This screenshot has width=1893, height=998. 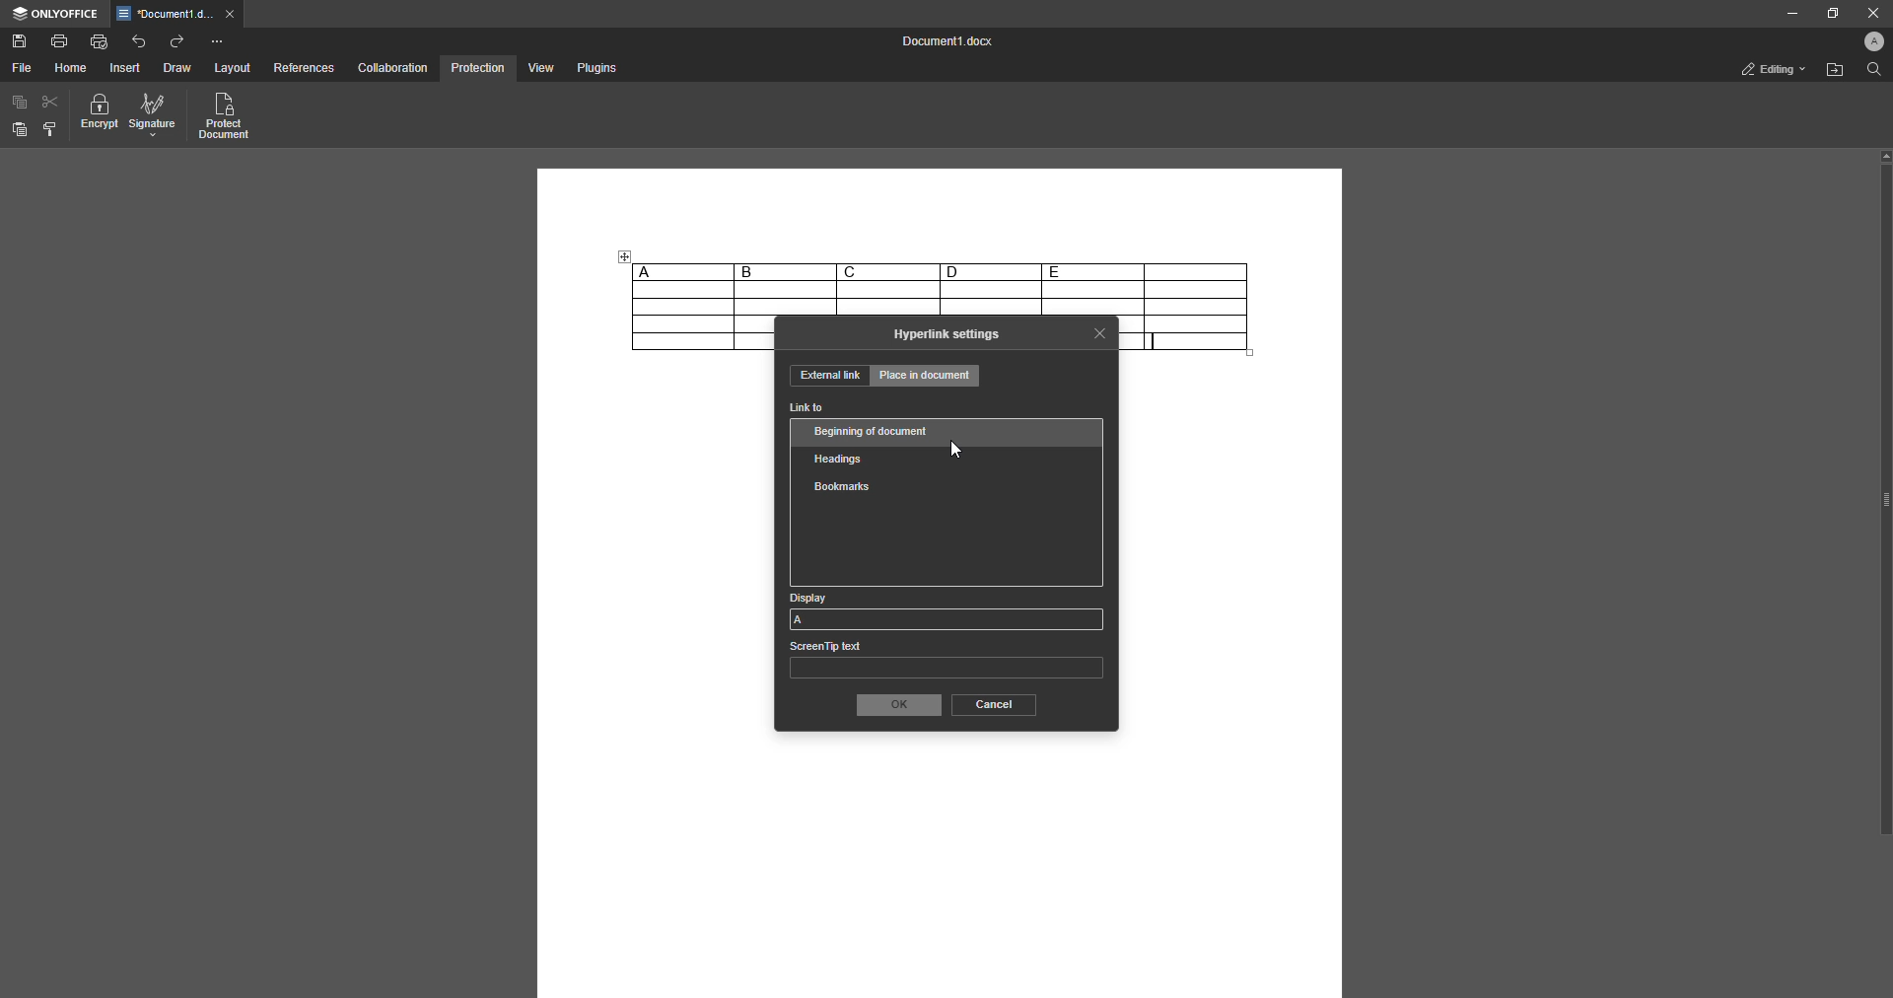 I want to click on Headings, so click(x=843, y=457).